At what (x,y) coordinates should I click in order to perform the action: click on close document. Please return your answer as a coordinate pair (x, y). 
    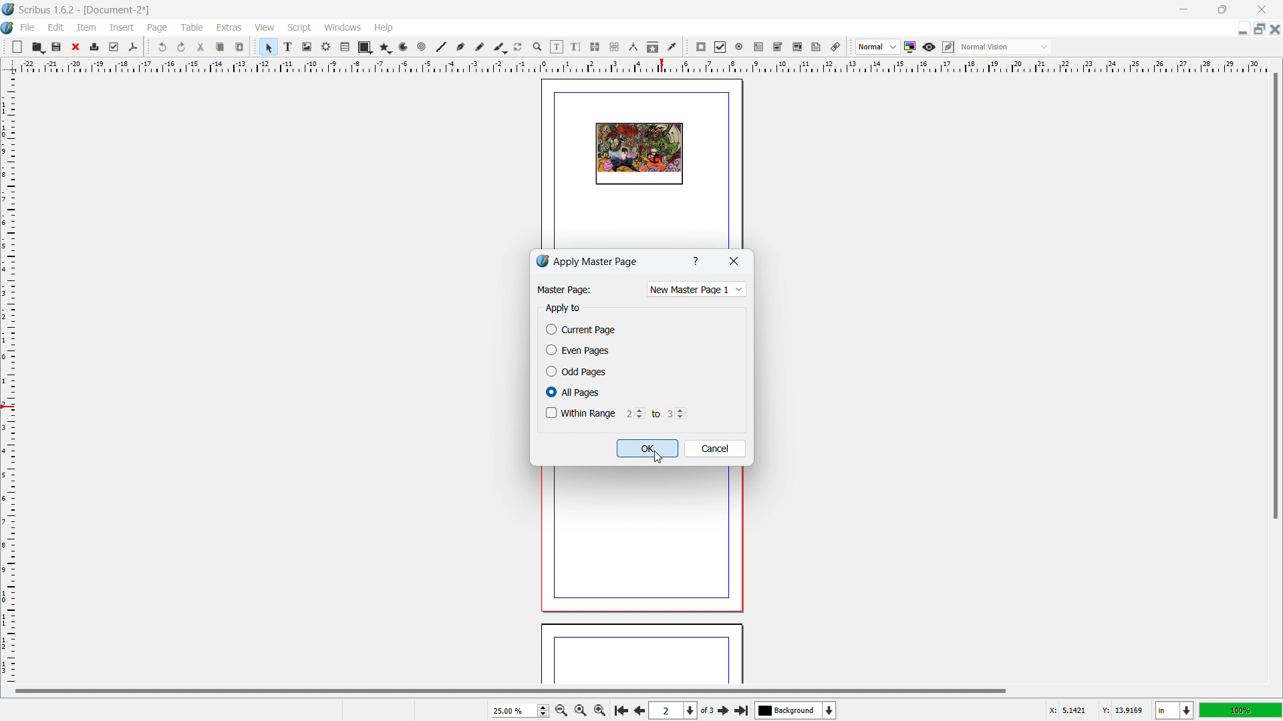
    Looking at the image, I should click on (1275, 29).